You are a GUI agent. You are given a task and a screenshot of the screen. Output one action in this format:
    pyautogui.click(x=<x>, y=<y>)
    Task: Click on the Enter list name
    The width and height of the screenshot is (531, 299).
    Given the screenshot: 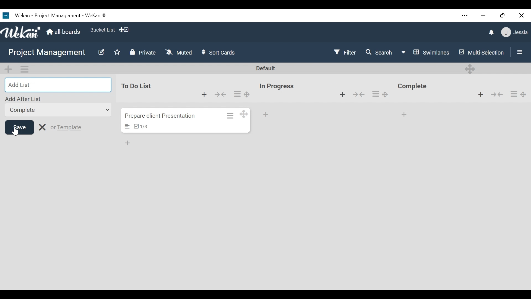 What is the action you would take?
    pyautogui.click(x=58, y=84)
    